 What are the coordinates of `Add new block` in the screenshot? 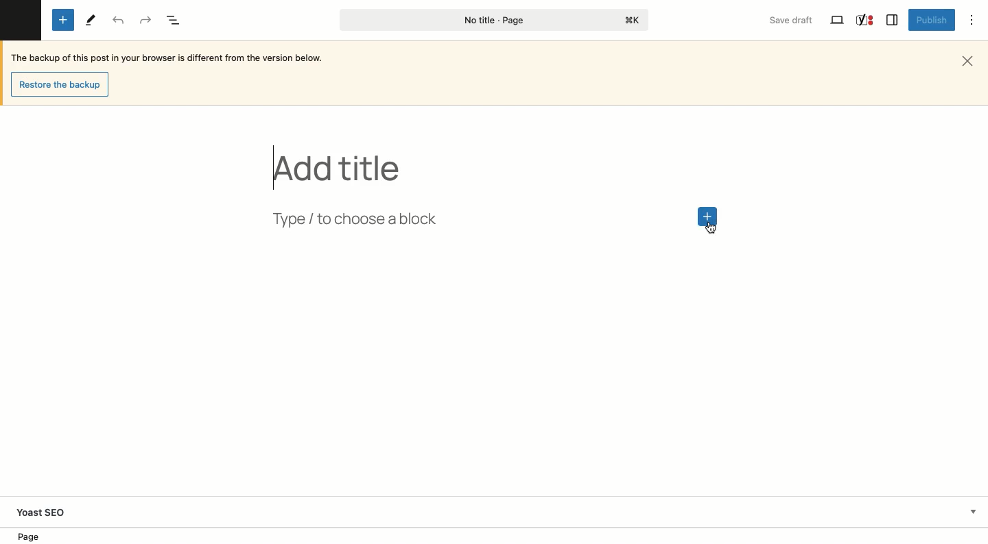 It's located at (63, 21).